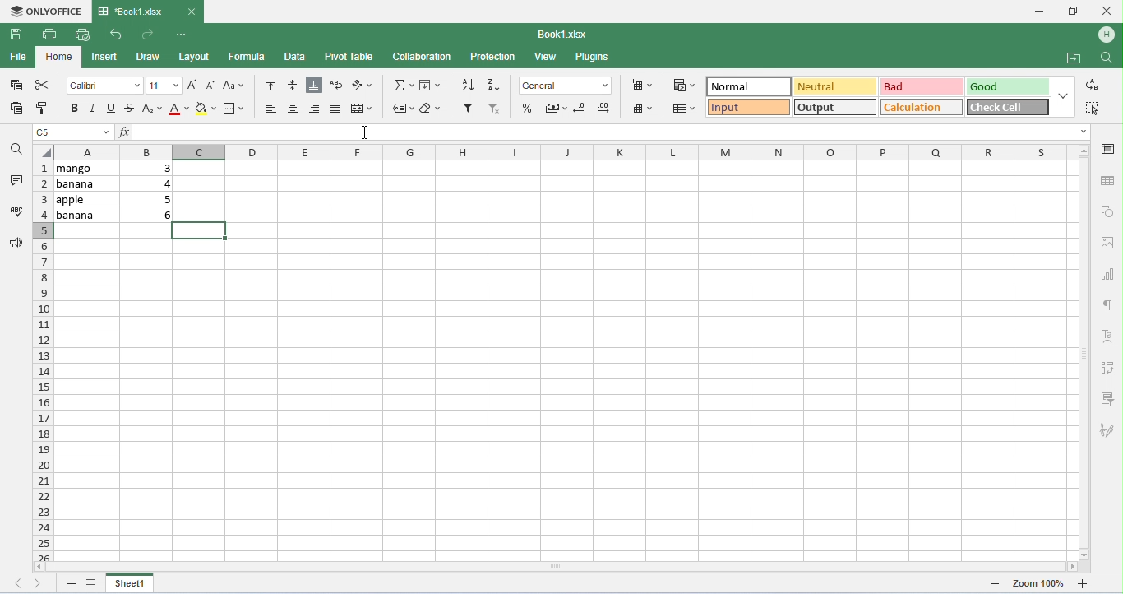  I want to click on text settings, so click(1105, 336).